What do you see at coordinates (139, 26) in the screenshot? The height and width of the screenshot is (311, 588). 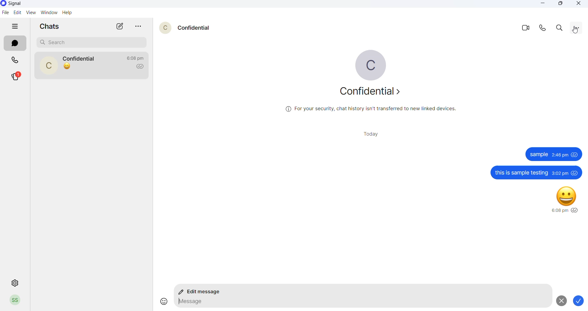 I see `more options` at bounding box center [139, 26].